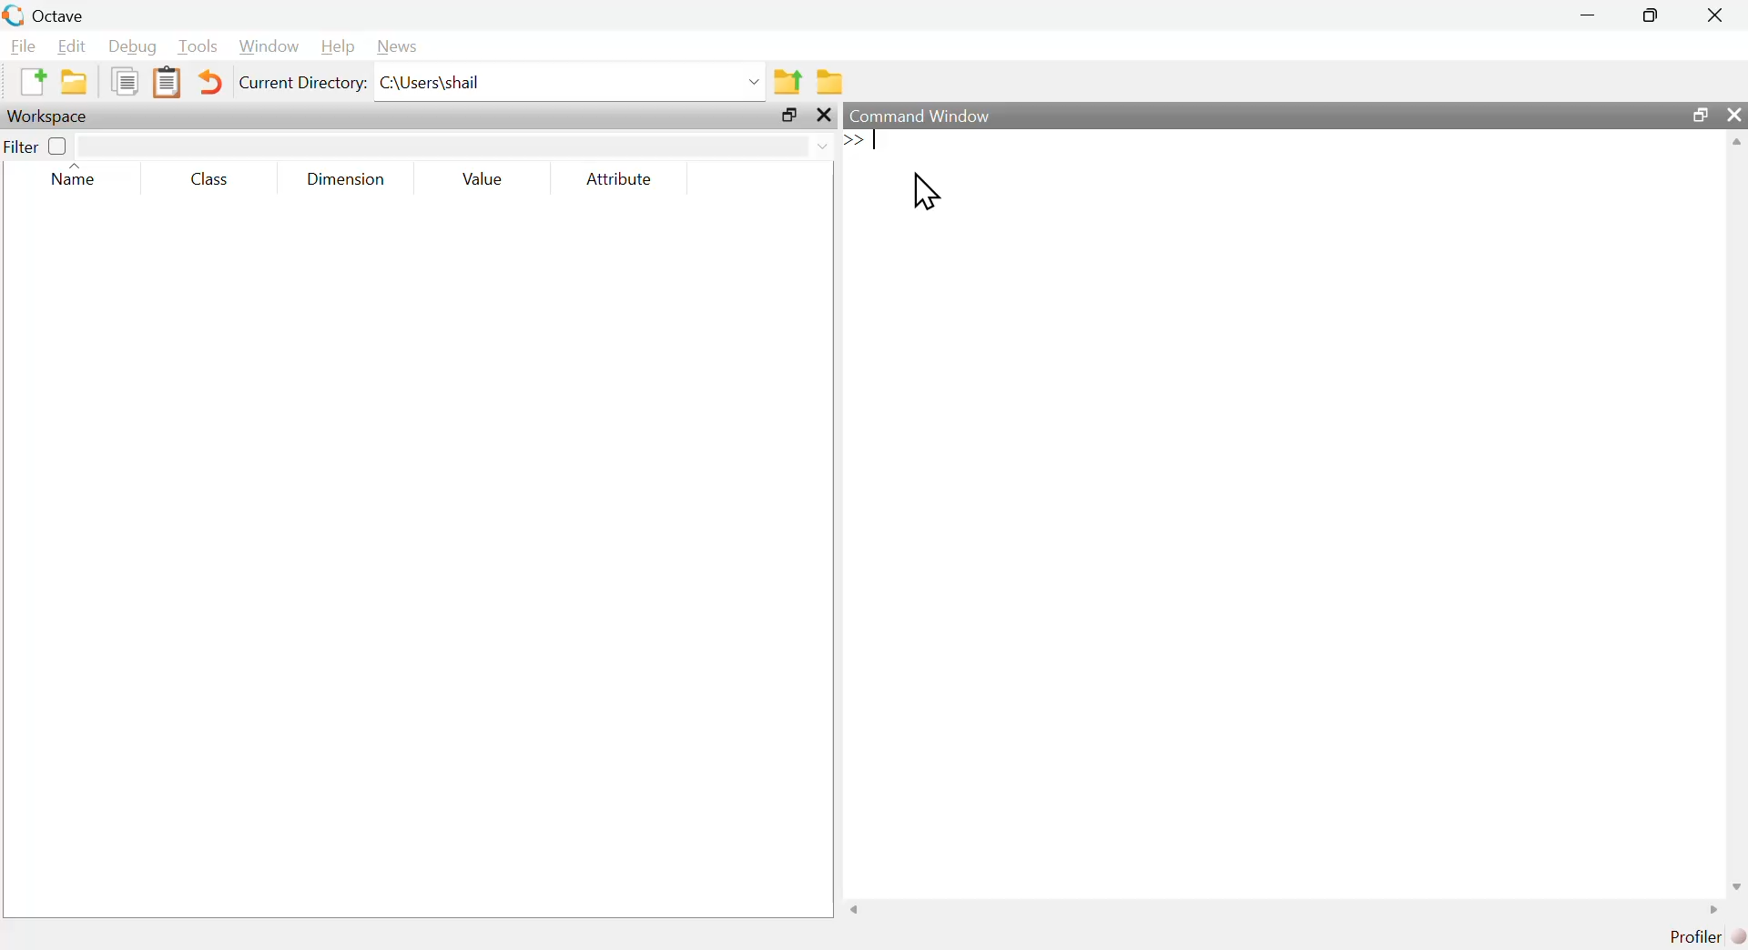 Image resolution: width=1748 pixels, height=950 pixels. What do you see at coordinates (923, 115) in the screenshot?
I see `Command Window` at bounding box center [923, 115].